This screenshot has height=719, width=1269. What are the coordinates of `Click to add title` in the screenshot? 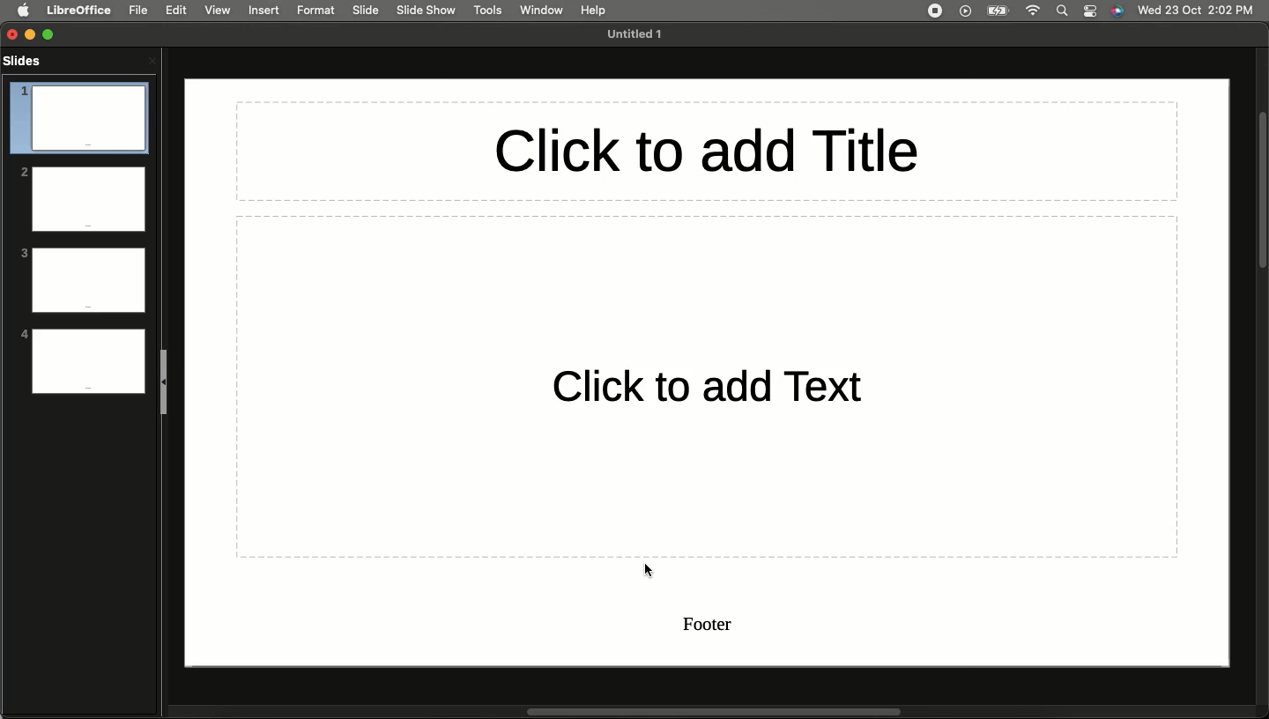 It's located at (705, 151).